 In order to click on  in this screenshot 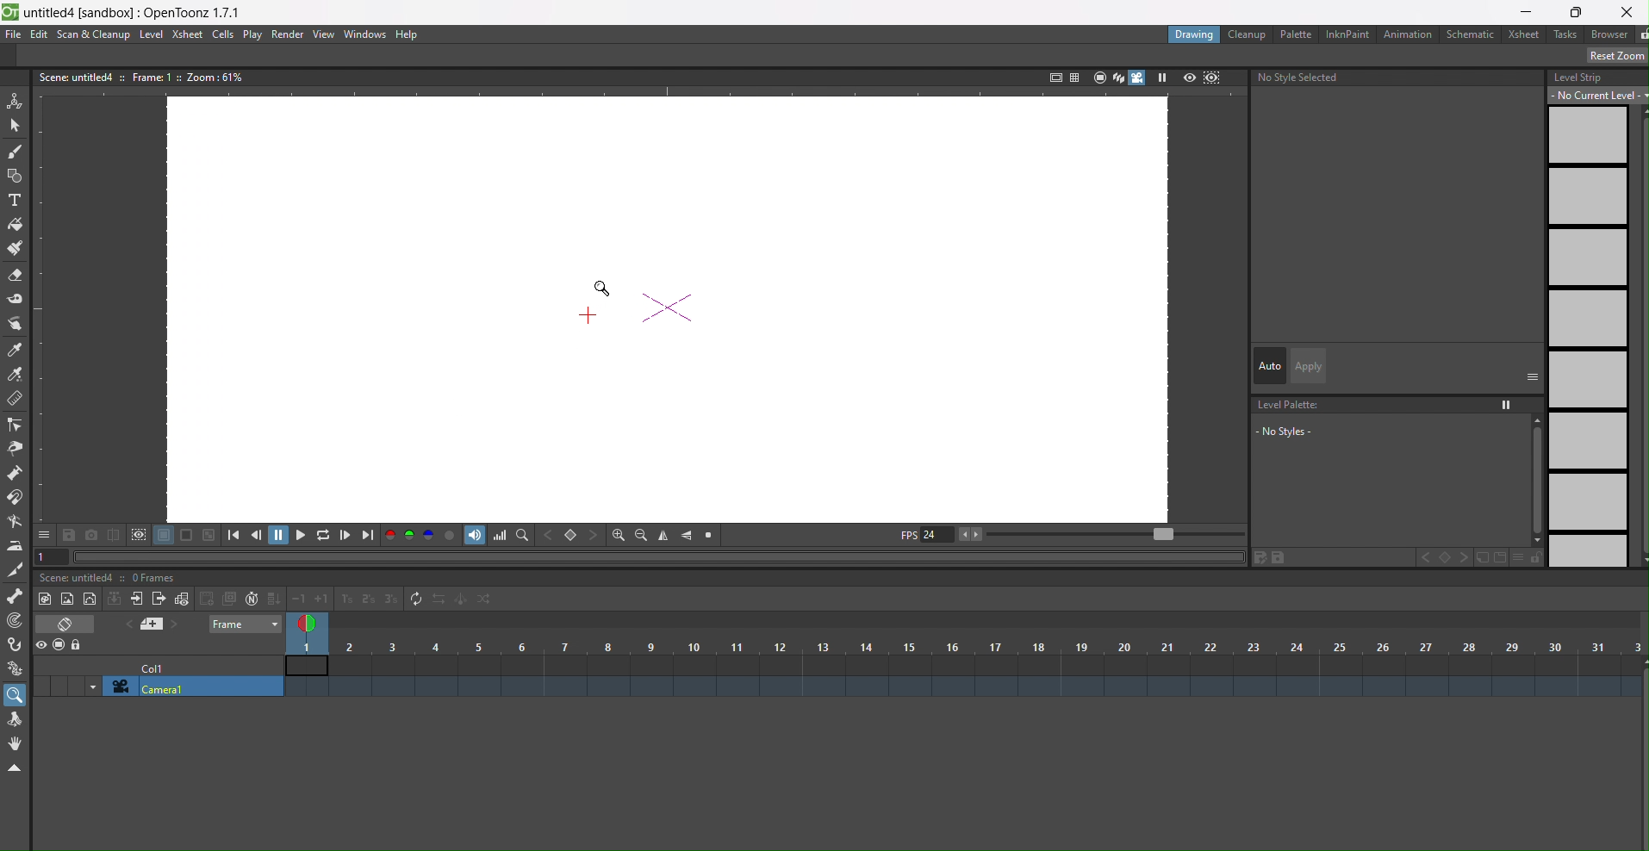, I will do `click(17, 375)`.